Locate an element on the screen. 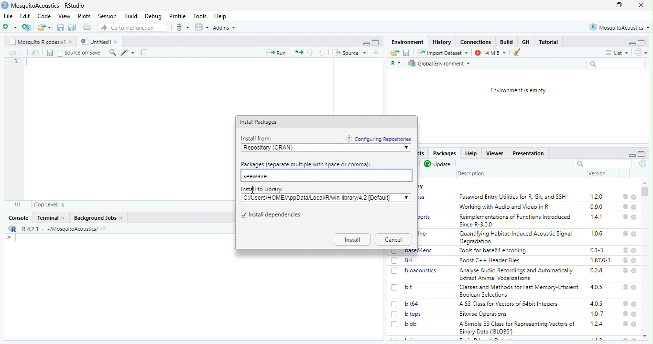 The width and height of the screenshot is (653, 344). maximise is located at coordinates (642, 154).